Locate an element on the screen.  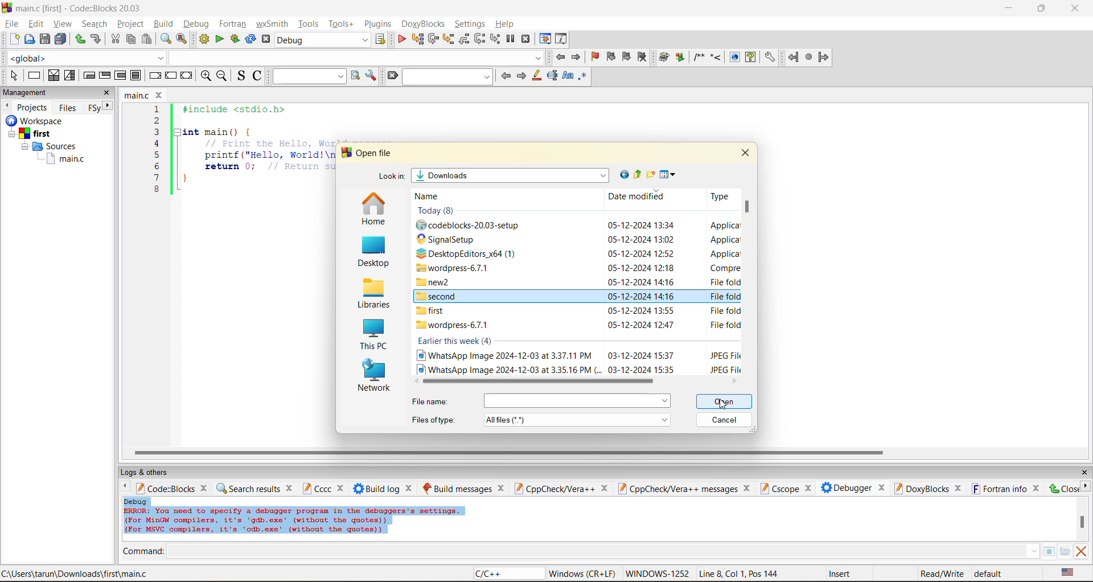
fortran is located at coordinates (233, 24).